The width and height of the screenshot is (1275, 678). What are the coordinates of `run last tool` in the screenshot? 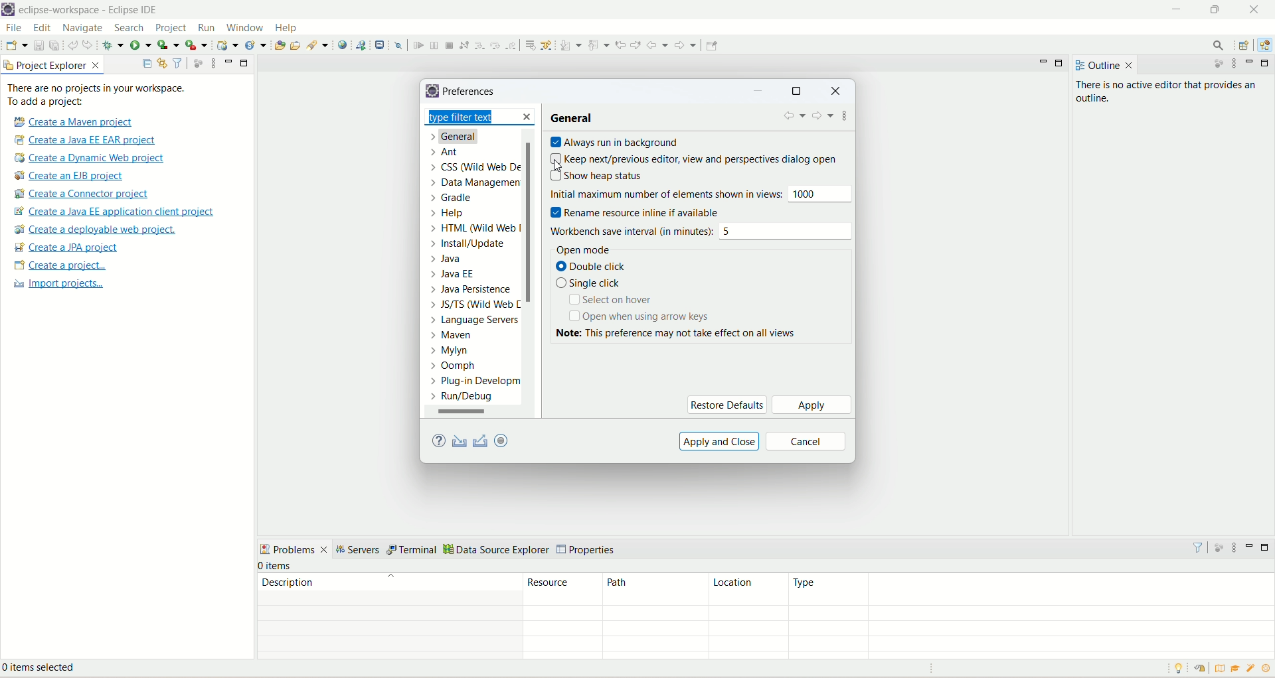 It's located at (196, 45).